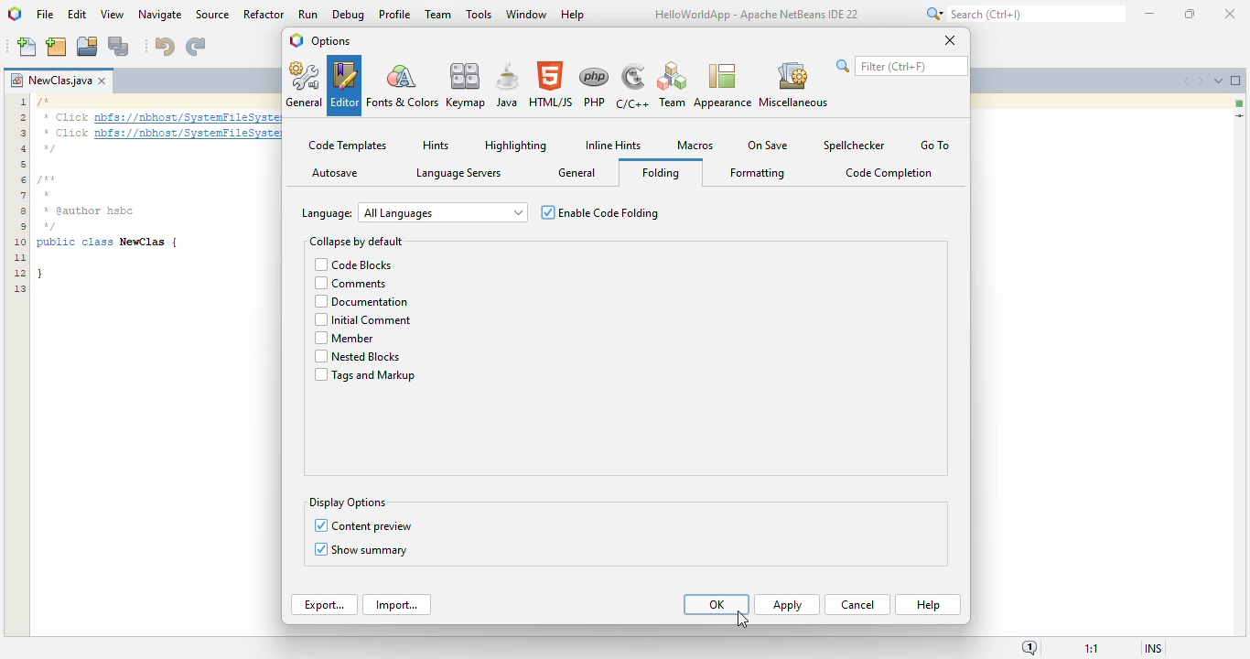  Describe the element at coordinates (1188, 81) in the screenshot. I see `scroll documents left` at that location.